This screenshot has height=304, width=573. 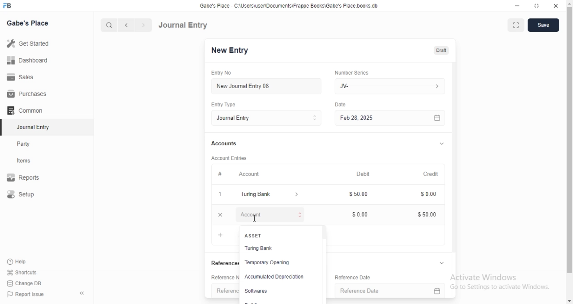 What do you see at coordinates (434, 174) in the screenshot?
I see `Credit` at bounding box center [434, 174].